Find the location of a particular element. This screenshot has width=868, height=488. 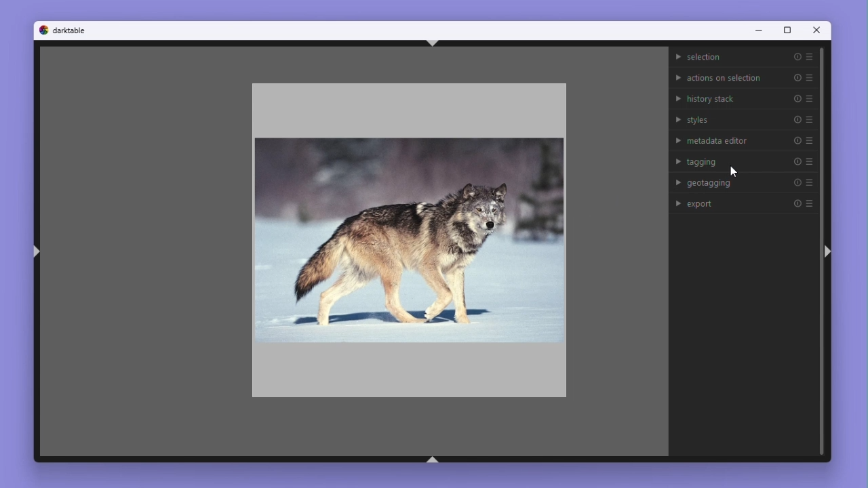

Tagging is located at coordinates (745, 161).